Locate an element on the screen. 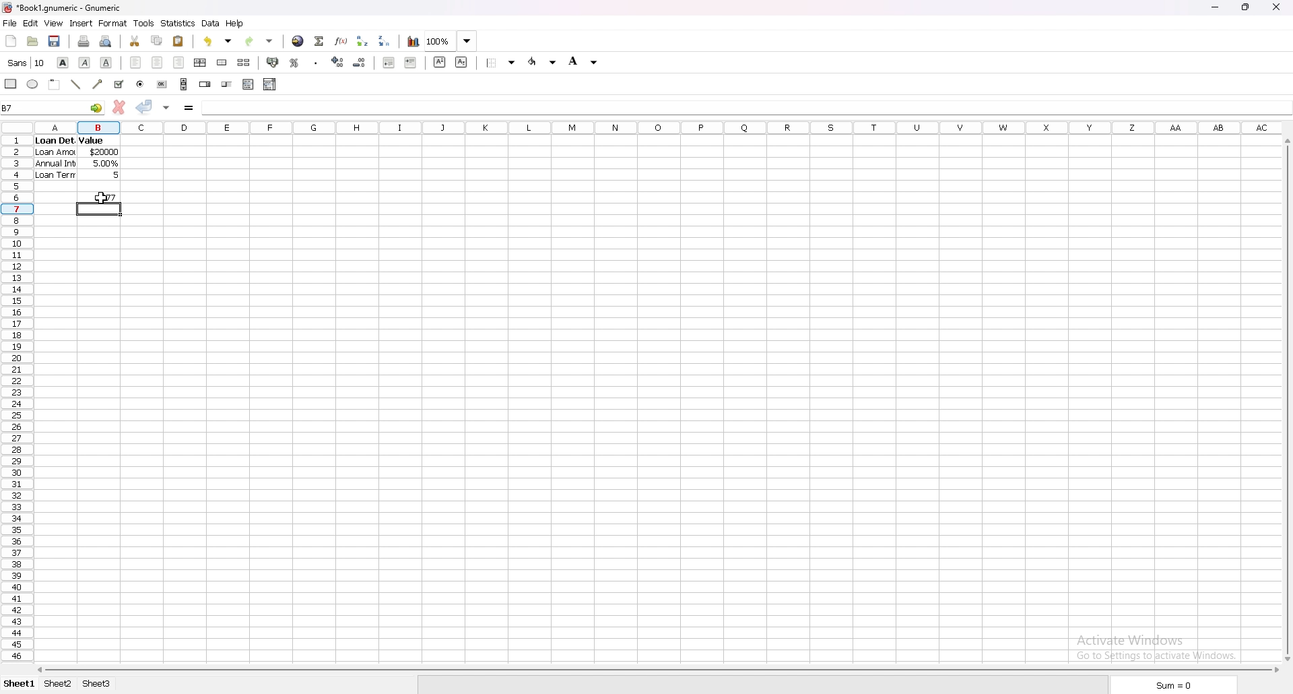 This screenshot has height=694, width=1293. accounting is located at coordinates (271, 62).